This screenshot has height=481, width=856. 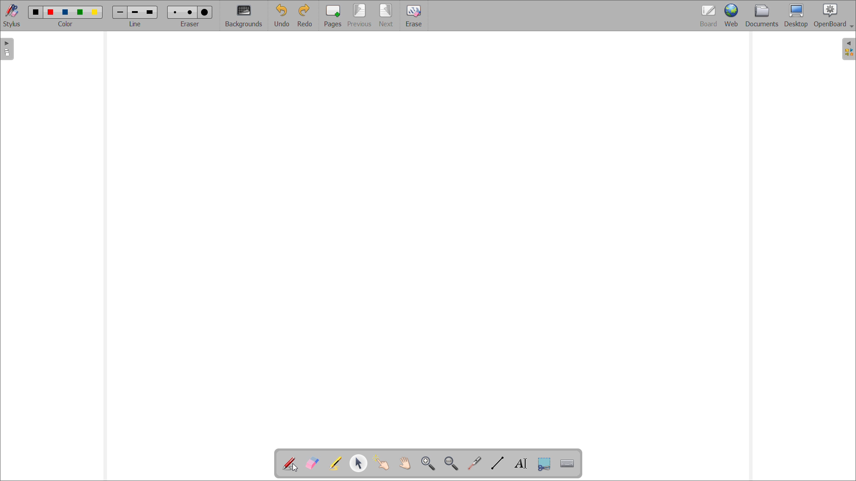 What do you see at coordinates (150, 12) in the screenshot?
I see `line width size` at bounding box center [150, 12].